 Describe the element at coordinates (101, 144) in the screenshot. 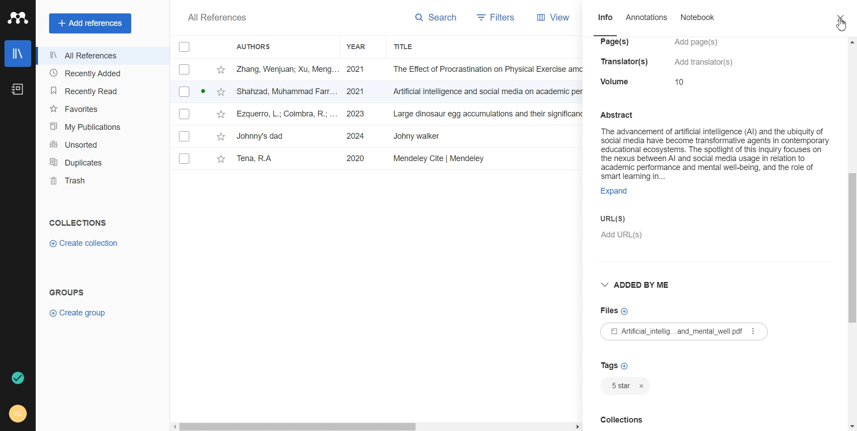

I see `Unsorted` at that location.